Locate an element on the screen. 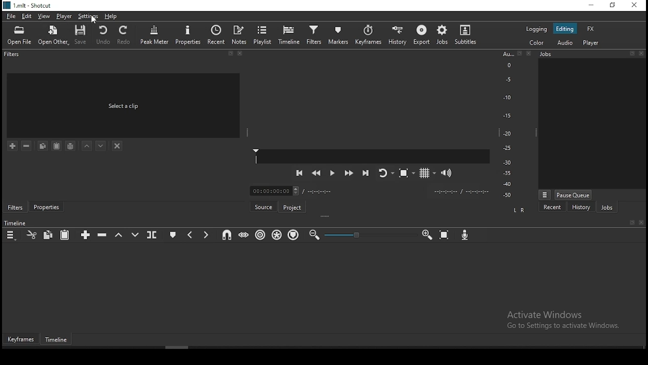 This screenshot has height=365, width=648. color is located at coordinates (535, 43).